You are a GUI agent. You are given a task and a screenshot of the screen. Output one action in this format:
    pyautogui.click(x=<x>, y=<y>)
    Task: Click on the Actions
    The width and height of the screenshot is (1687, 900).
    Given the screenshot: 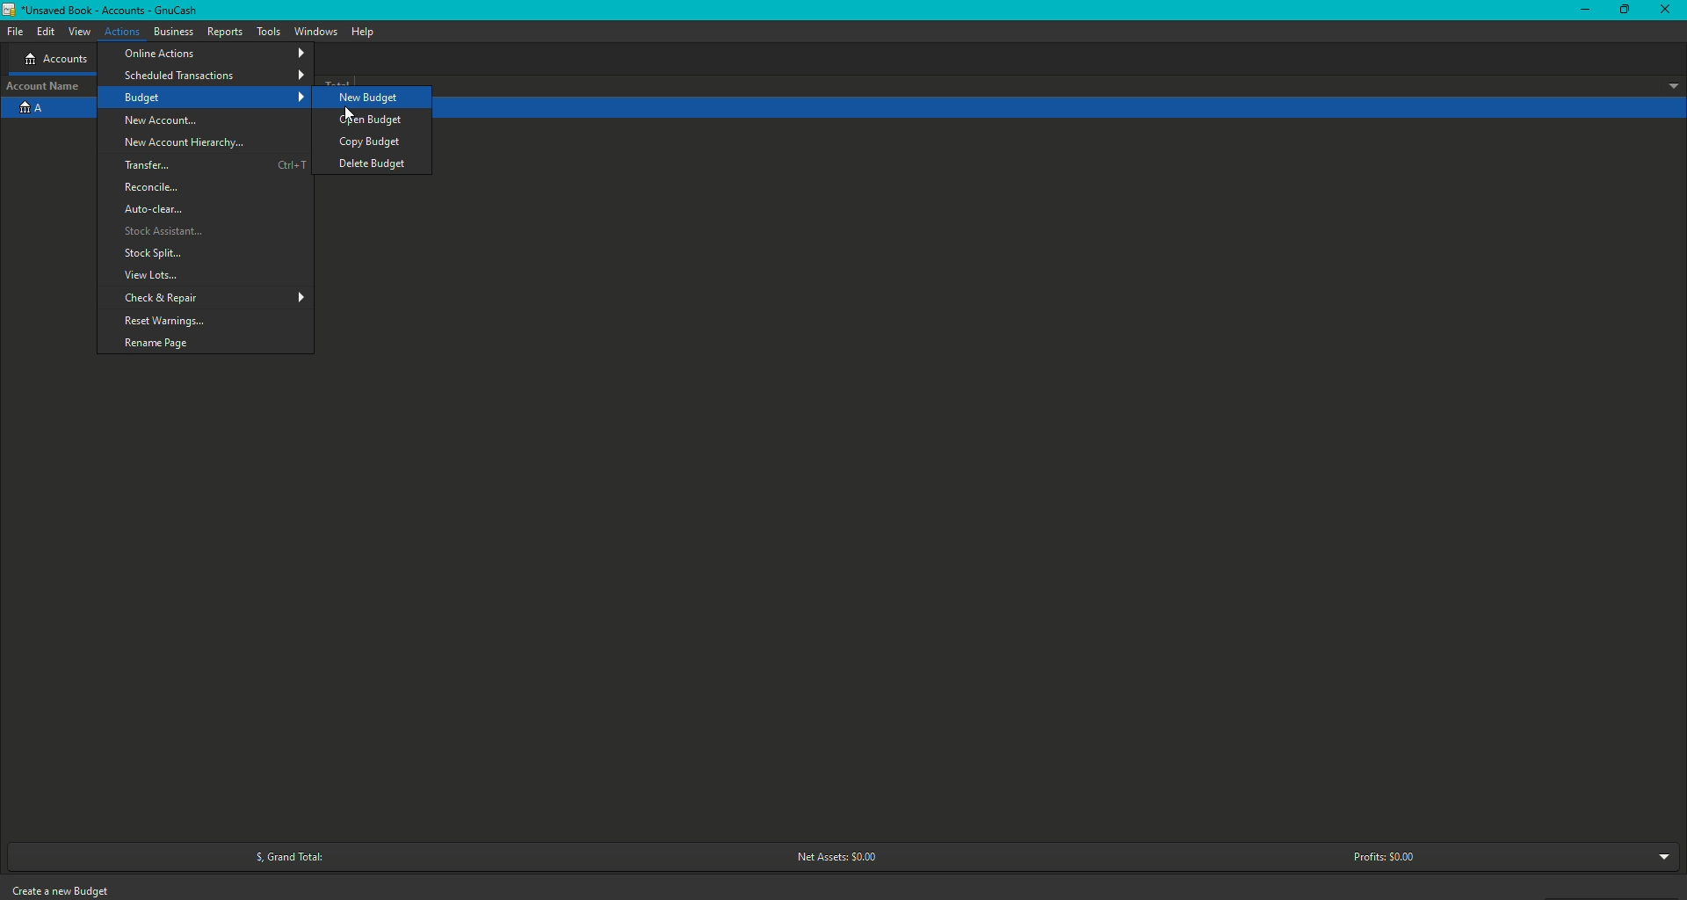 What is the action you would take?
    pyautogui.click(x=123, y=33)
    